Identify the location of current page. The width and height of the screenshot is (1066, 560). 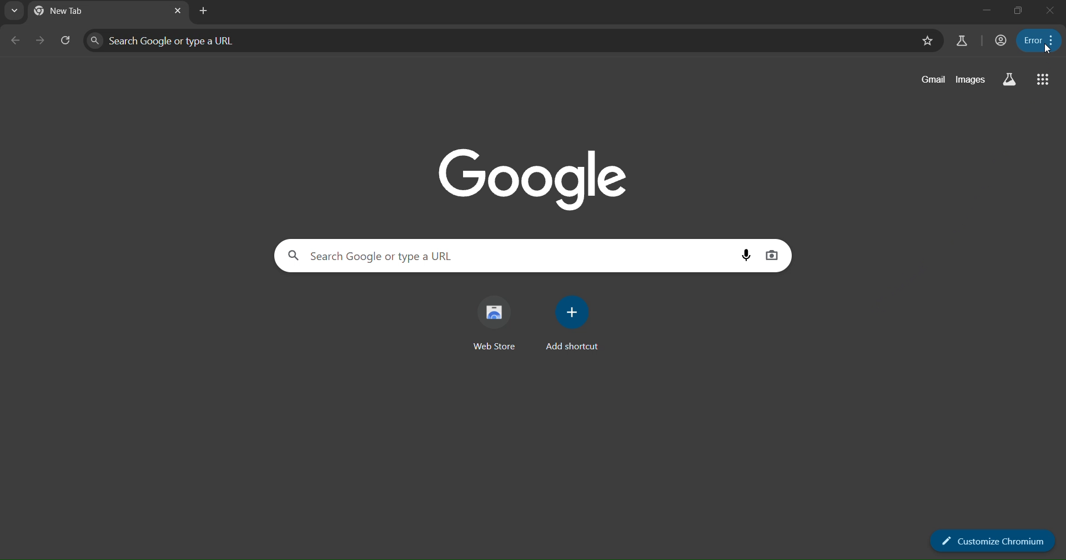
(69, 11).